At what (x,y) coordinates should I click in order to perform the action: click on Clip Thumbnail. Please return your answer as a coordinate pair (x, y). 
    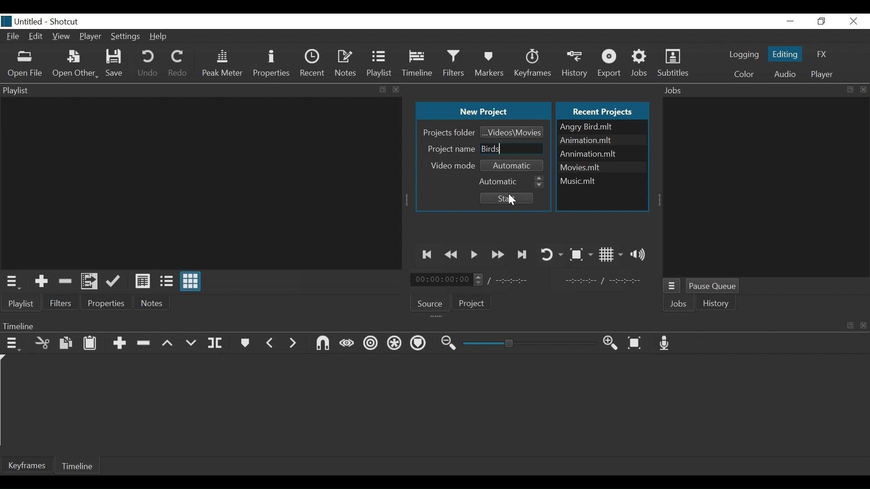
    Looking at the image, I should click on (198, 182).